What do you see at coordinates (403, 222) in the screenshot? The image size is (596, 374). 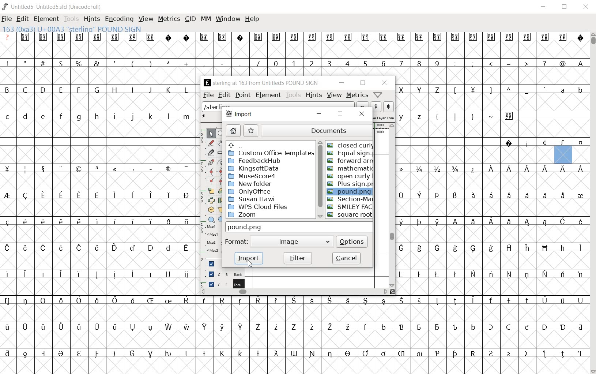 I see `Symbol` at bounding box center [403, 222].